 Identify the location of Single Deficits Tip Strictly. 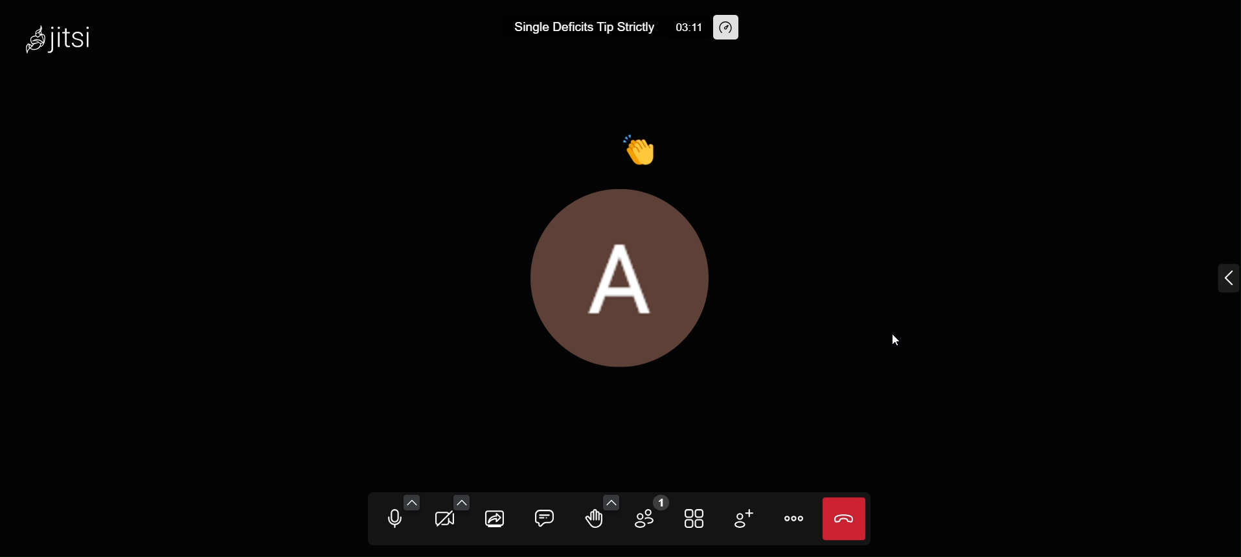
(577, 28).